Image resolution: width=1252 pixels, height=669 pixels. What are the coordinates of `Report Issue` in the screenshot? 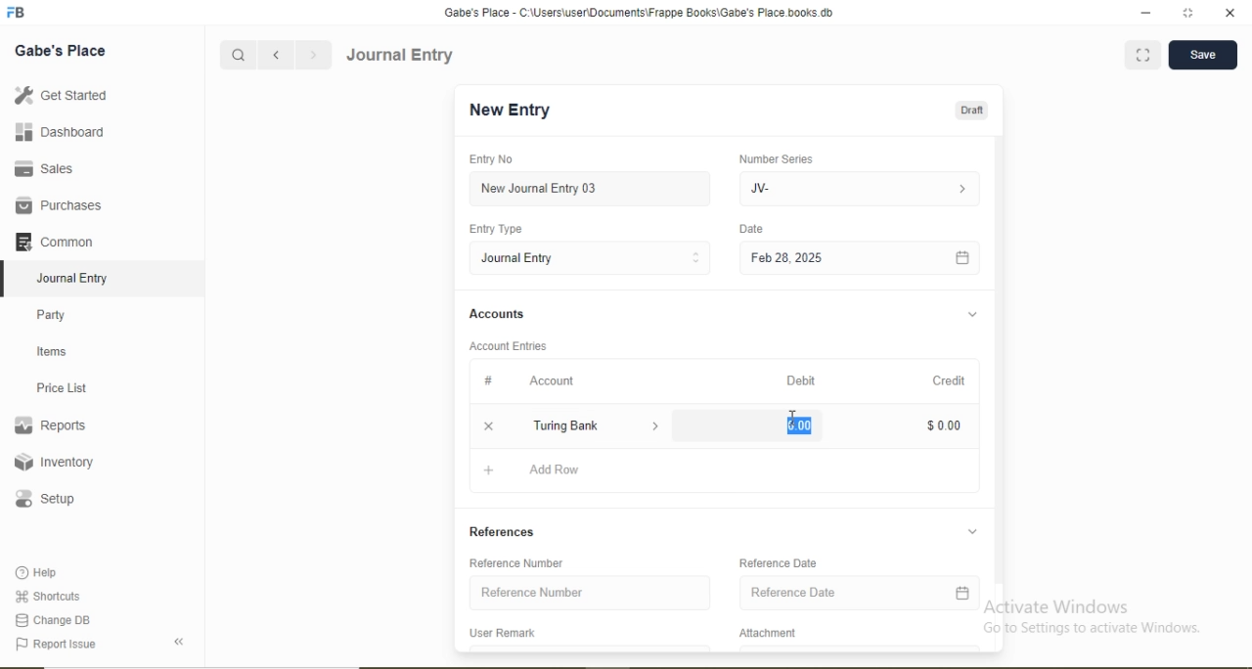 It's located at (55, 645).